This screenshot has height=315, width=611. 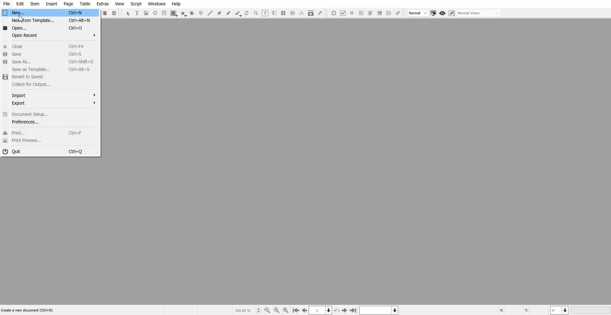 I want to click on PDF Check Box, so click(x=343, y=13).